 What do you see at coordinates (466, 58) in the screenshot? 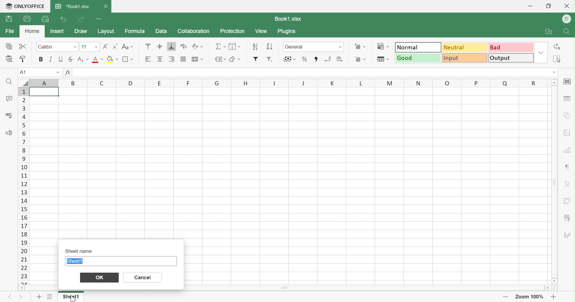
I see `Input` at bounding box center [466, 58].